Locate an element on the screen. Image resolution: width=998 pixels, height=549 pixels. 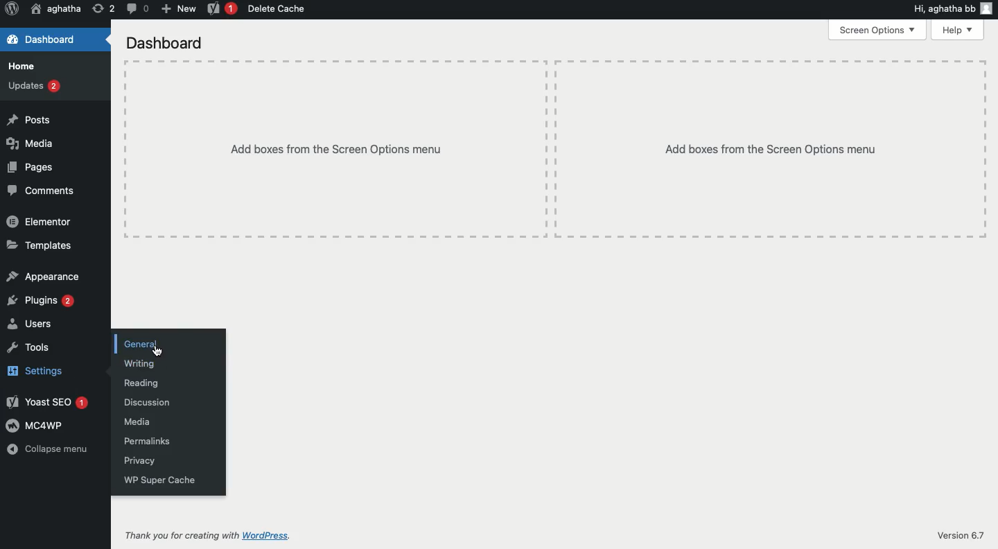
Delete cache is located at coordinates (274, 8).